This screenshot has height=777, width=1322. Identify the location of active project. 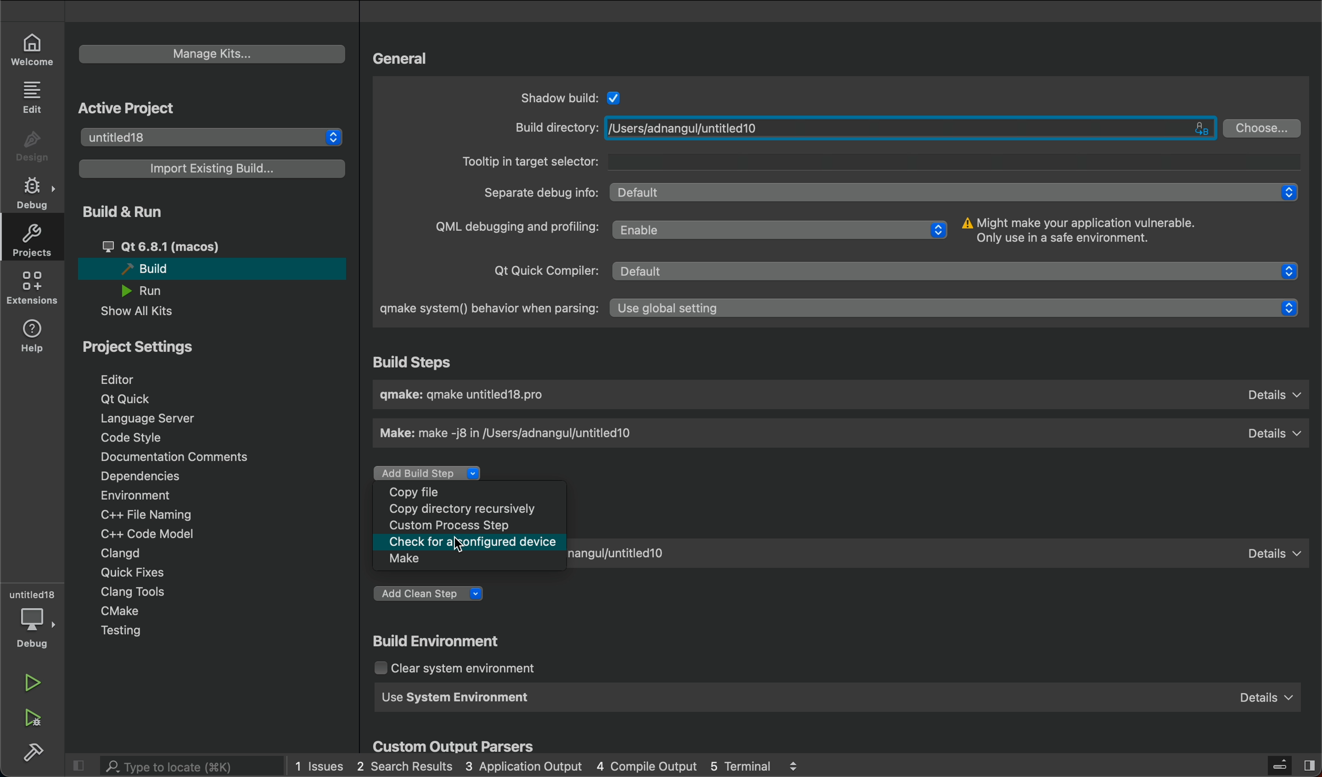
(129, 111).